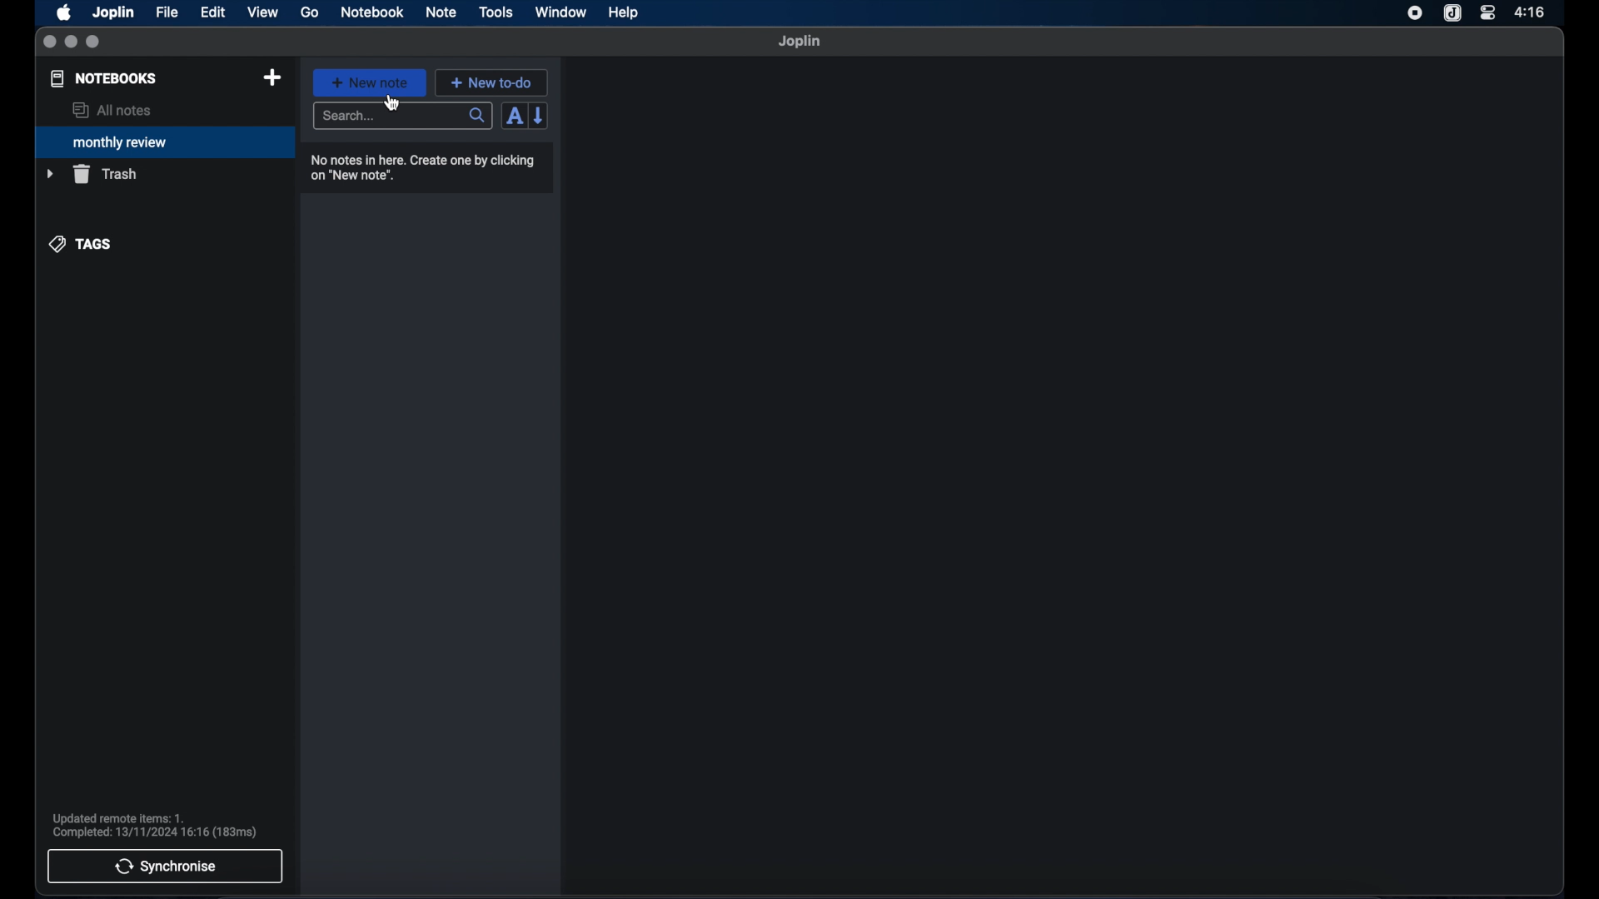 The image size is (1599, 899). Describe the element at coordinates (115, 13) in the screenshot. I see `Joplin` at that location.